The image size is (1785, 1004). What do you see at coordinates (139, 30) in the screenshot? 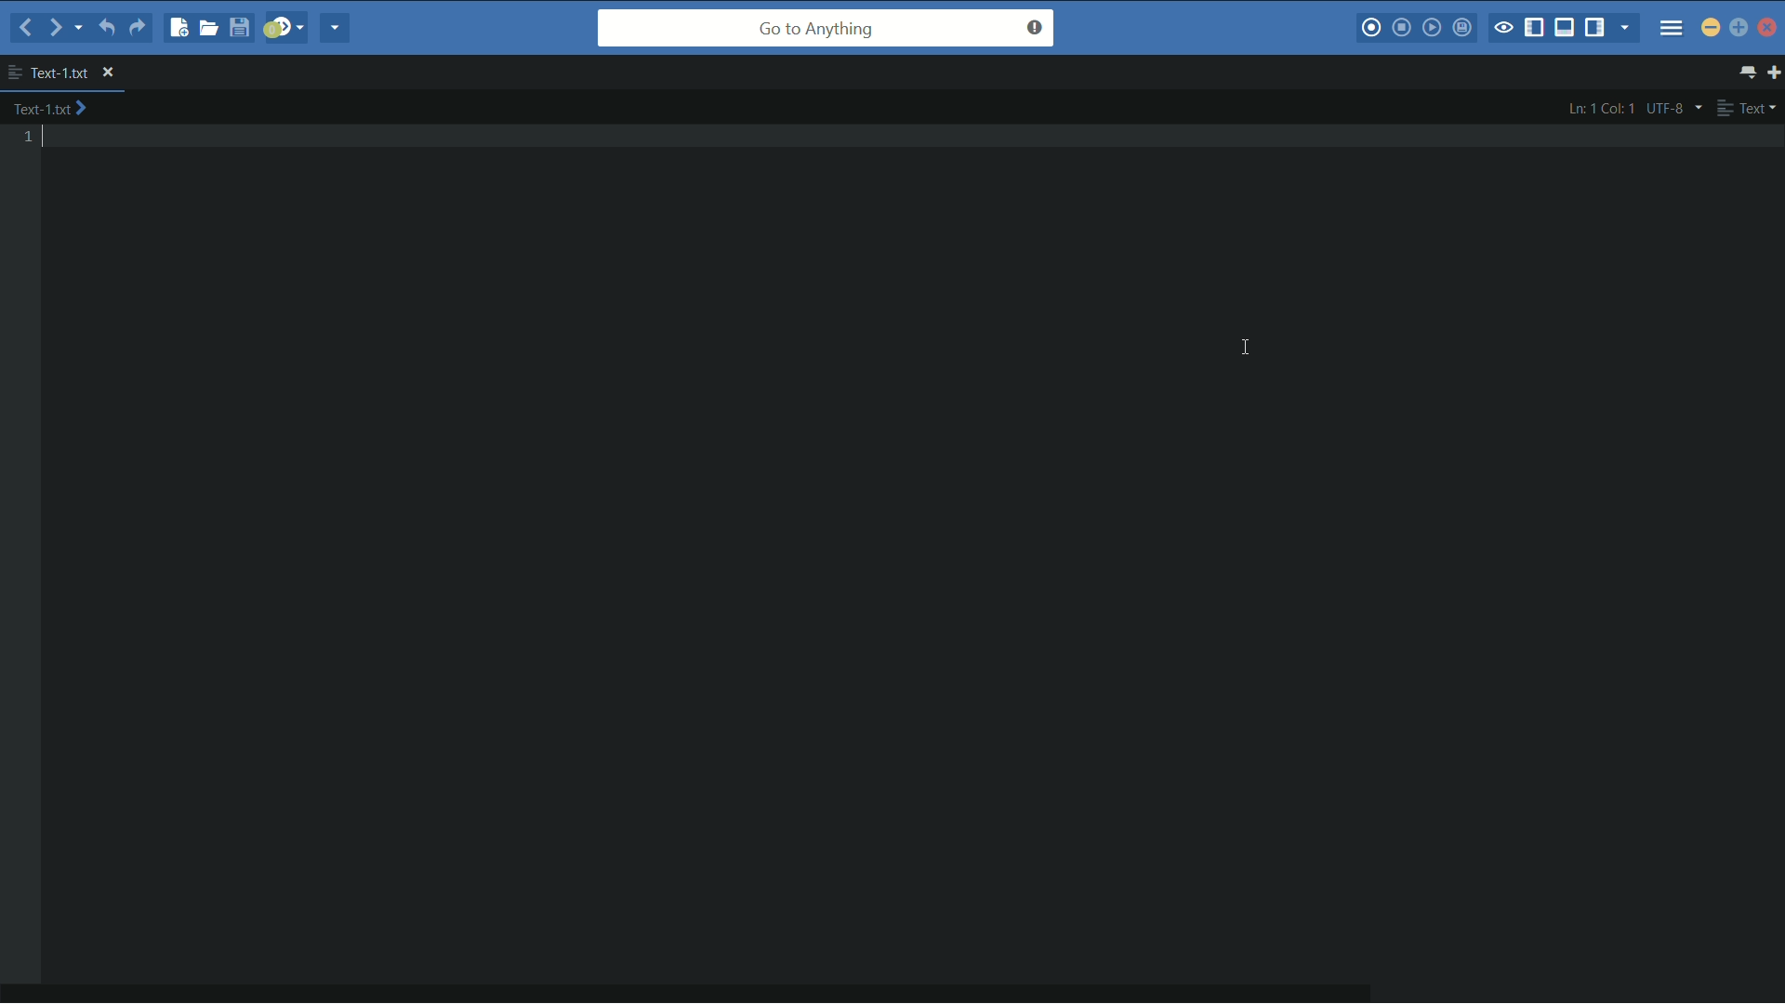
I see `redo` at bounding box center [139, 30].